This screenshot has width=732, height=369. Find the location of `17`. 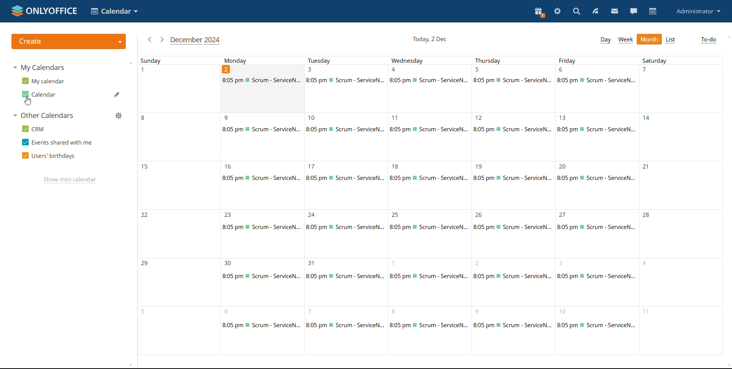

17 is located at coordinates (344, 185).